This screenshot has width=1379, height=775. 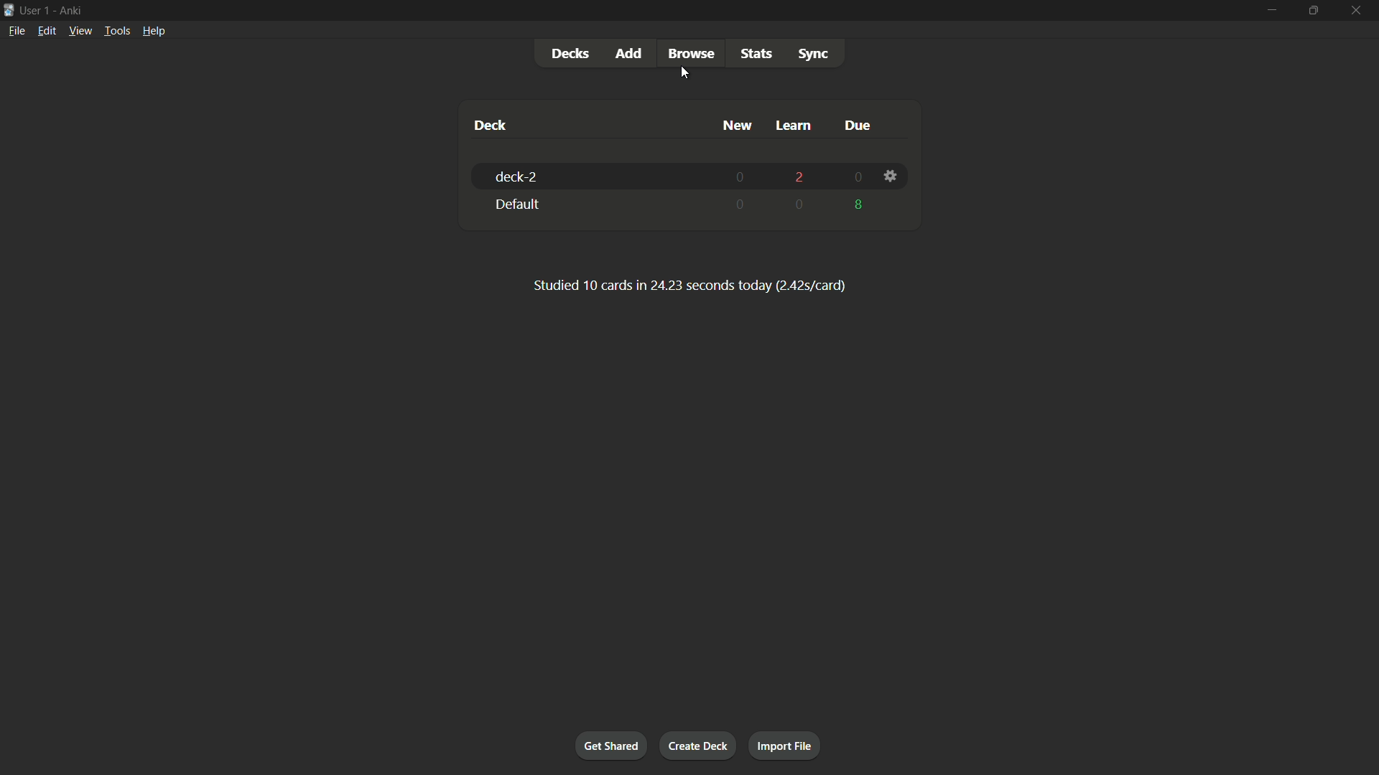 What do you see at coordinates (738, 126) in the screenshot?
I see `New` at bounding box center [738, 126].